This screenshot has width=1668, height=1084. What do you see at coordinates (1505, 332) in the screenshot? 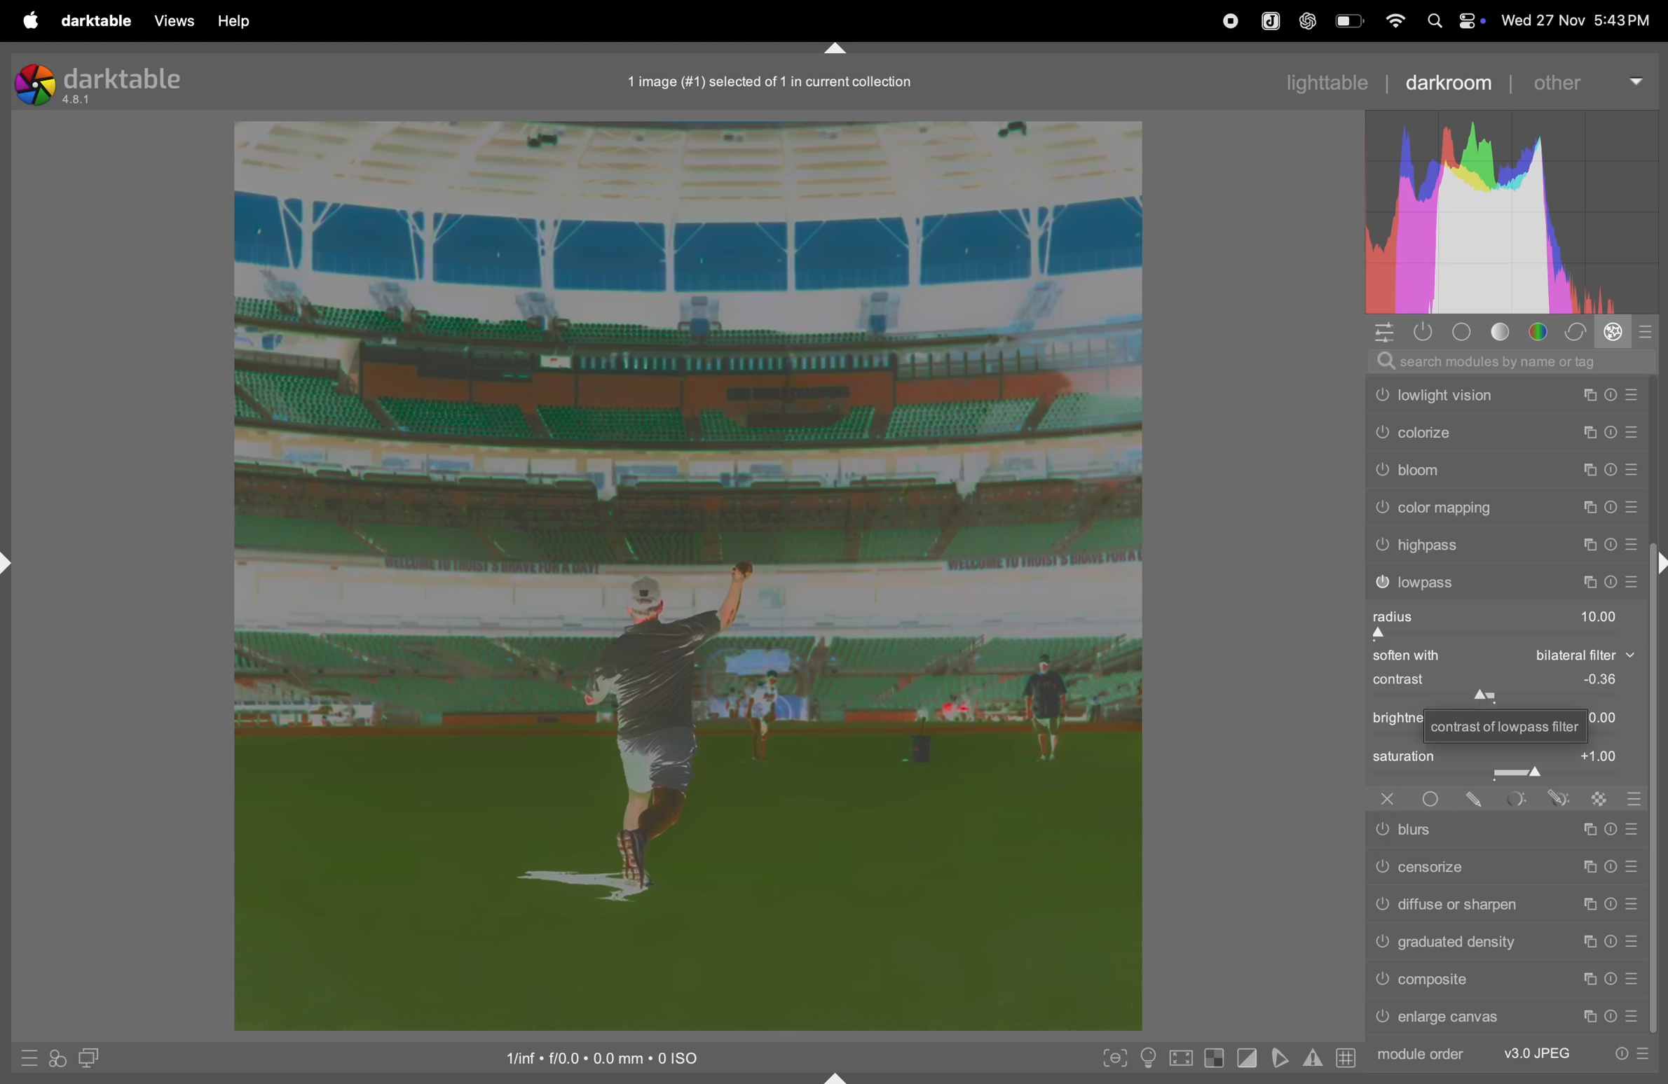
I see `tone` at bounding box center [1505, 332].